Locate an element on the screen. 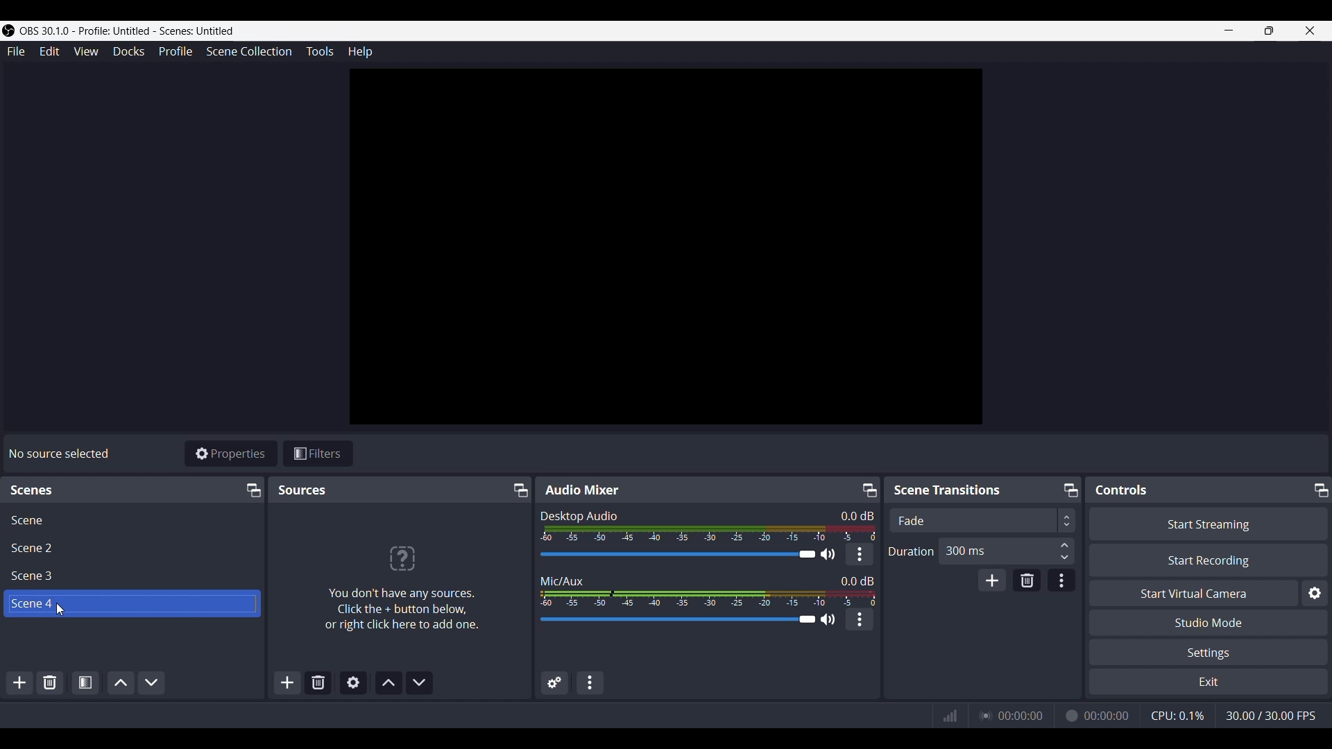 The width and height of the screenshot is (1332, 749). Audio Mixer is located at coordinates (581, 489).